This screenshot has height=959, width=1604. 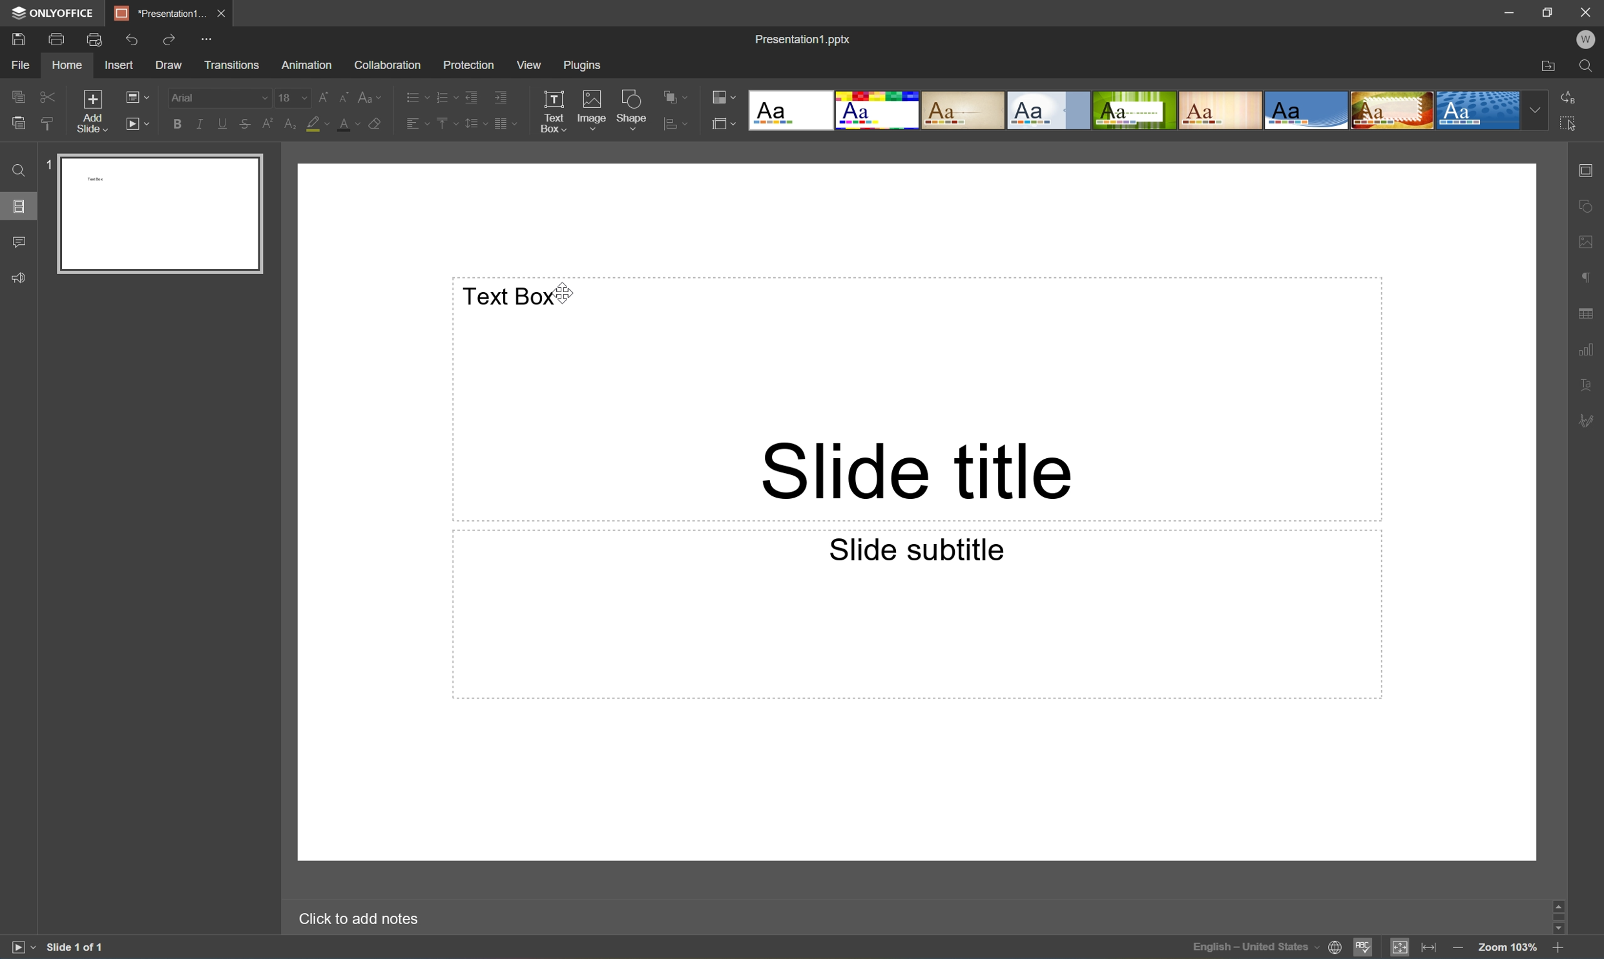 What do you see at coordinates (592, 110) in the screenshot?
I see `Image` at bounding box center [592, 110].